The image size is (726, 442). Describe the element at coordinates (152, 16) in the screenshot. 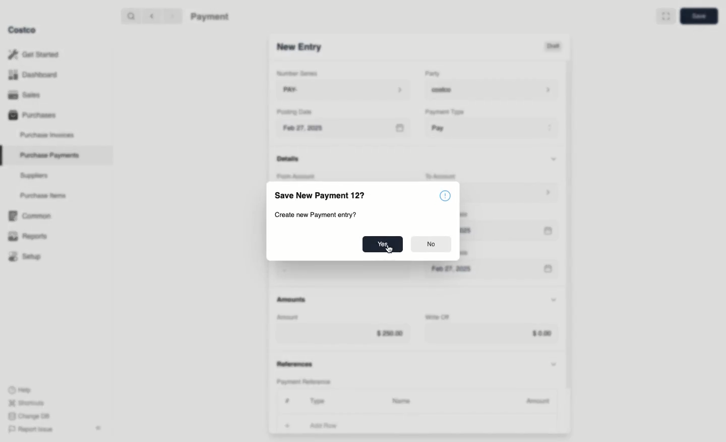

I see `Back` at that location.